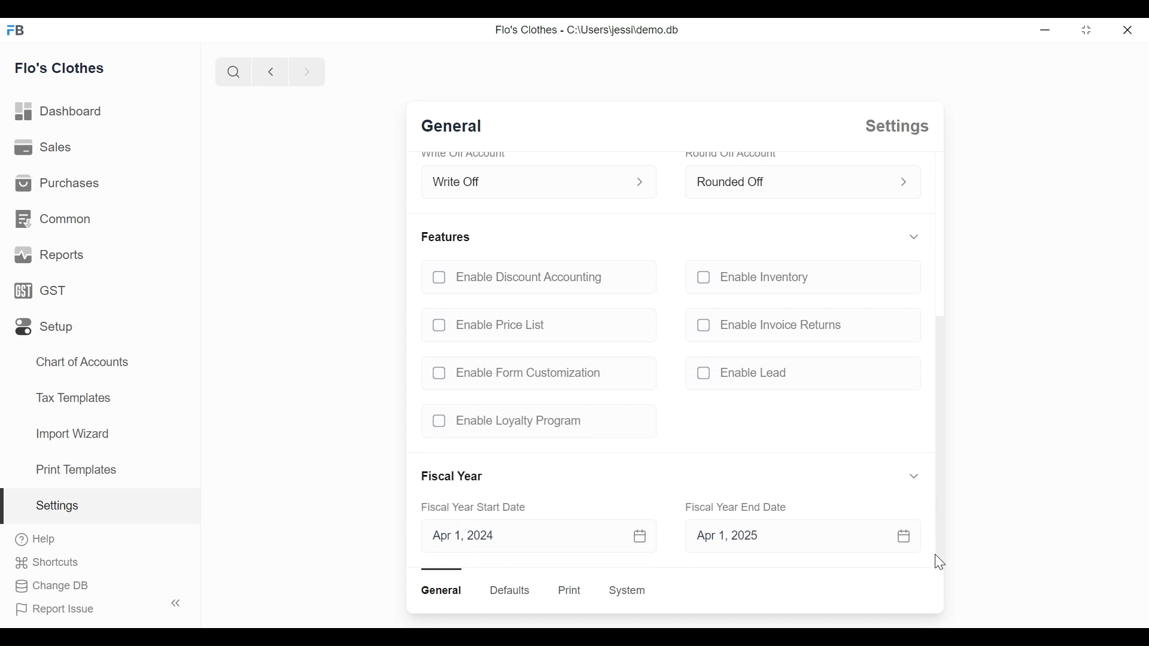 This screenshot has width=1149, height=646. I want to click on unchecked Enable Lead, so click(799, 375).